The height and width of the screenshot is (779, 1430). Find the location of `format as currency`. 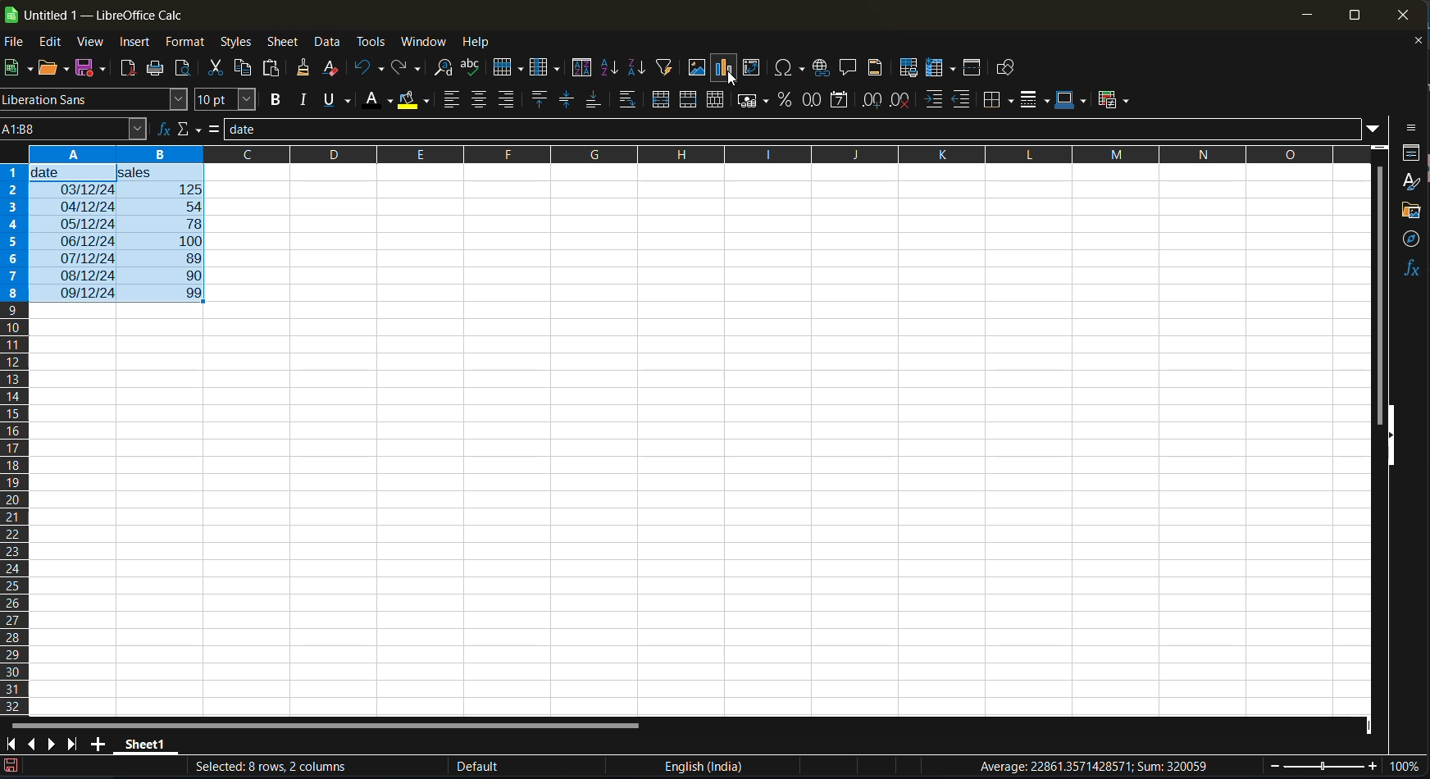

format as currency is located at coordinates (755, 102).